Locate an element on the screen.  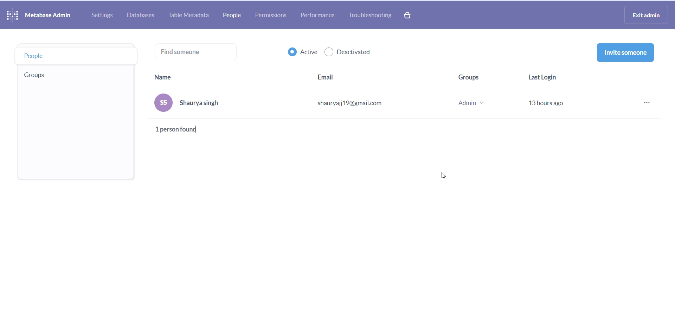
people is located at coordinates (234, 14).